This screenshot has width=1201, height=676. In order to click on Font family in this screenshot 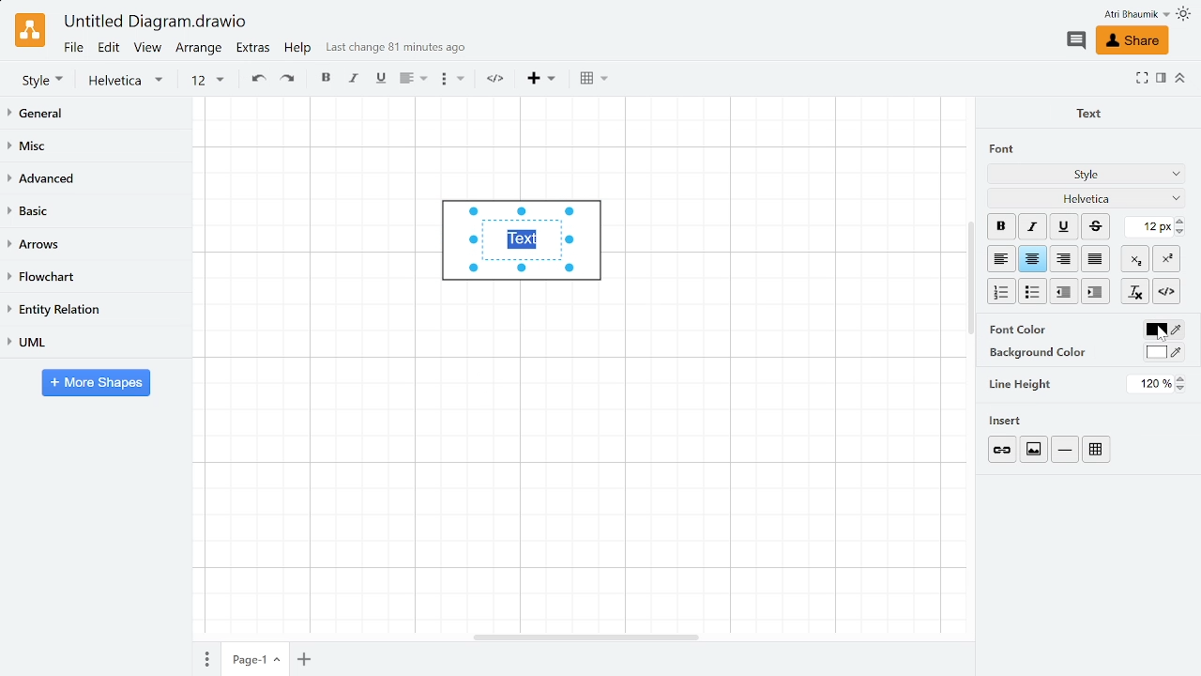, I will do `click(1087, 197)`.